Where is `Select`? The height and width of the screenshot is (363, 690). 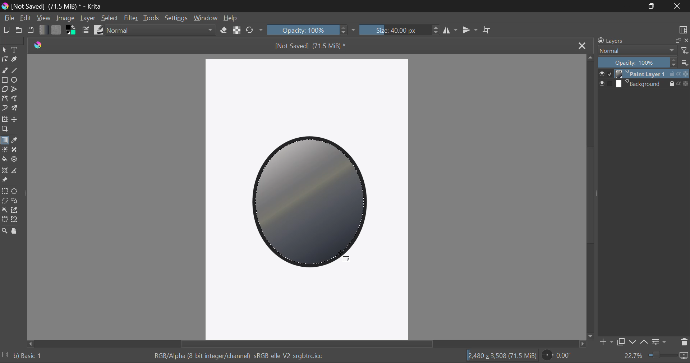 Select is located at coordinates (5, 50).